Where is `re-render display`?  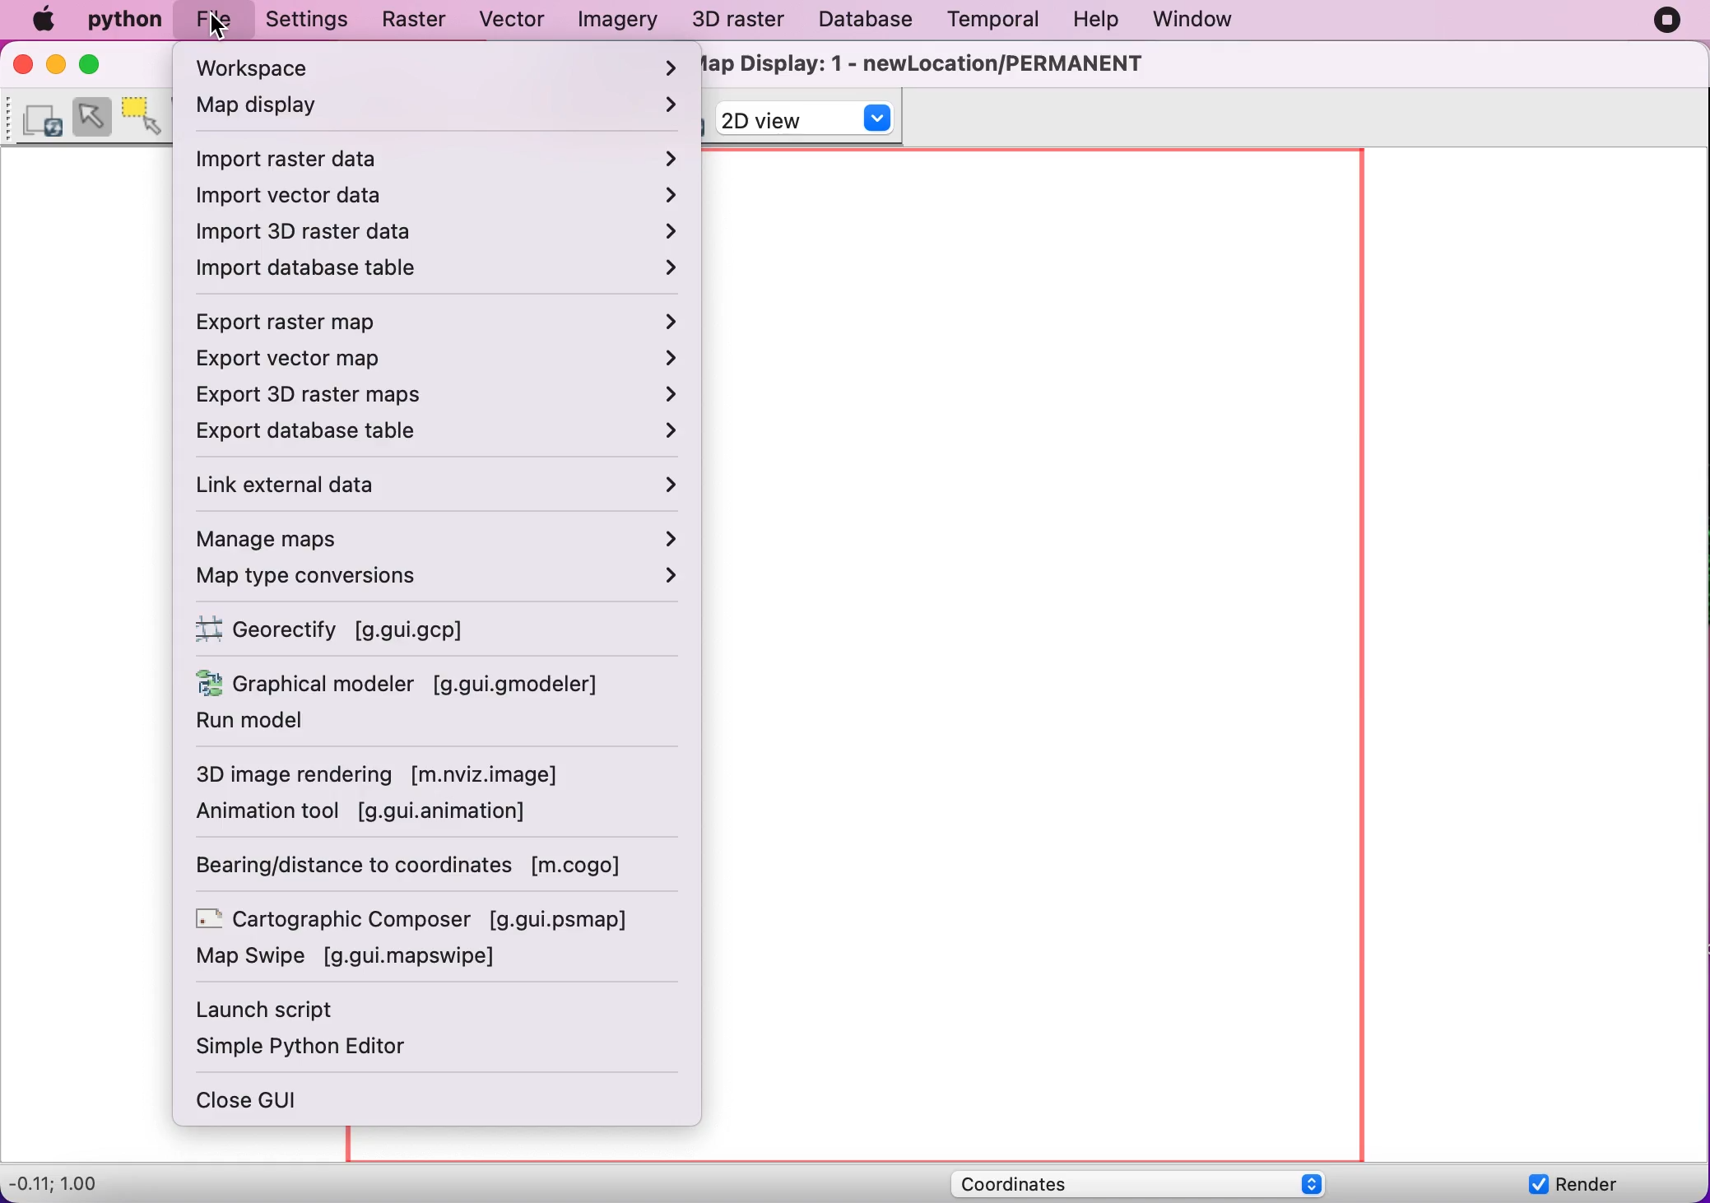
re-render display is located at coordinates (43, 117).